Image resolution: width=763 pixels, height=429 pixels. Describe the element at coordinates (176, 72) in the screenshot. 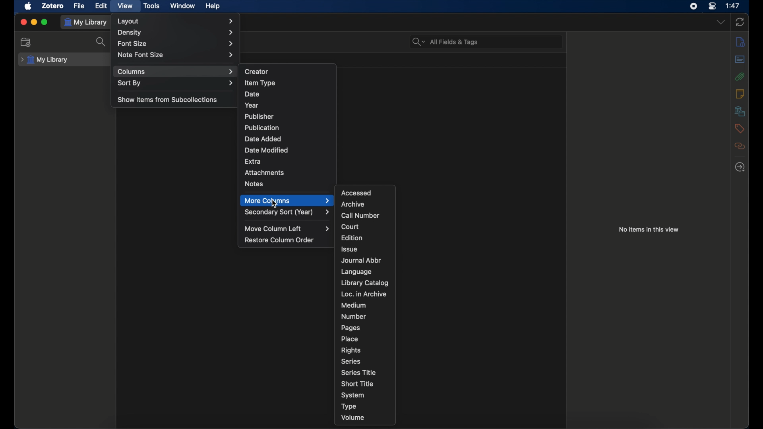

I see `columns` at that location.